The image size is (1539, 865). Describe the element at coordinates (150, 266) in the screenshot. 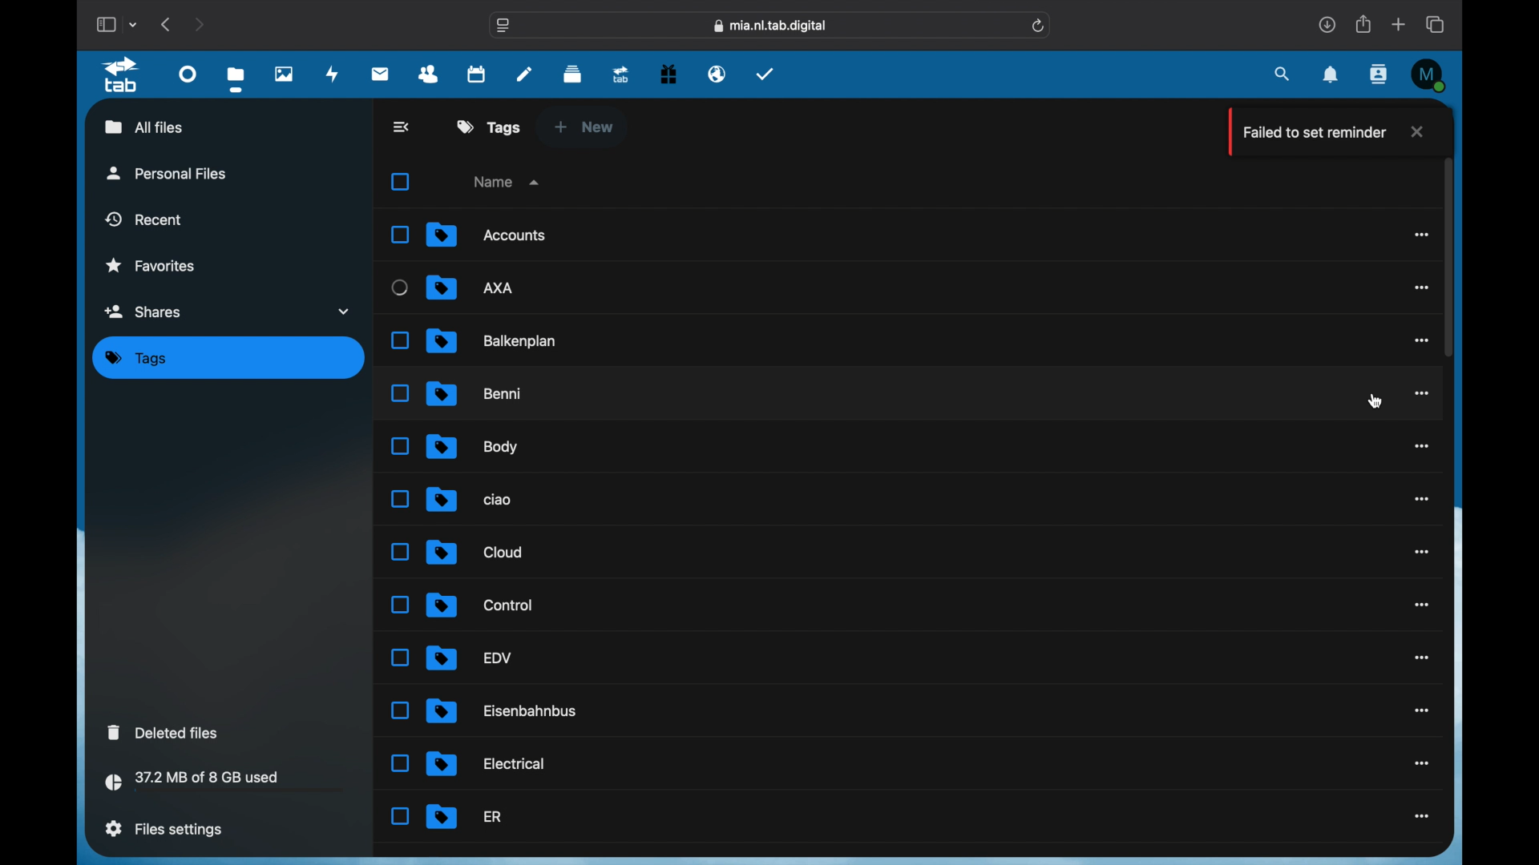

I see `favorites` at that location.